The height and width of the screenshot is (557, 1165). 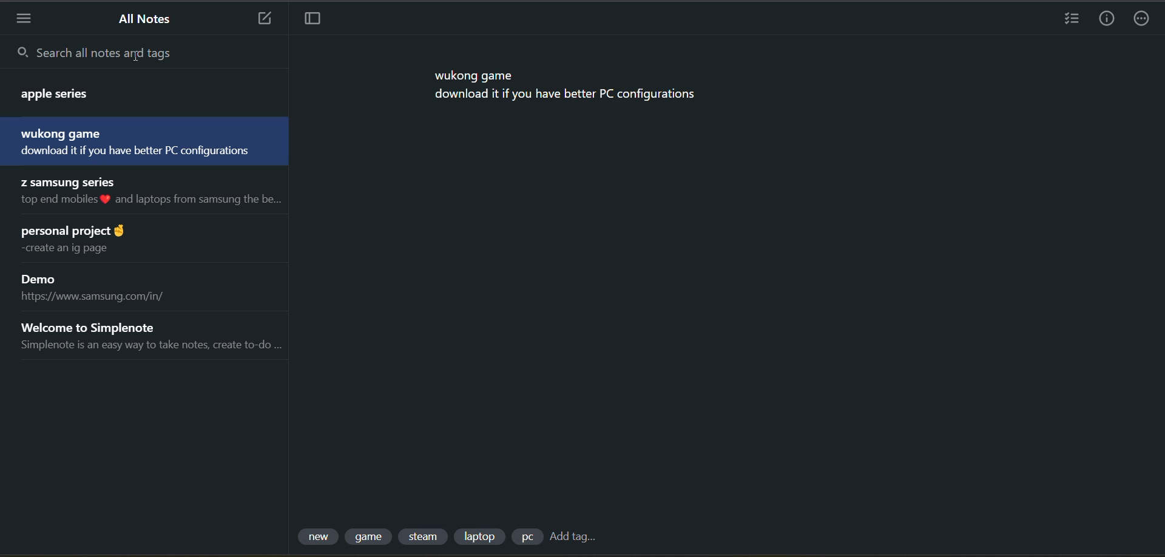 I want to click on note title and preview, so click(x=143, y=100).